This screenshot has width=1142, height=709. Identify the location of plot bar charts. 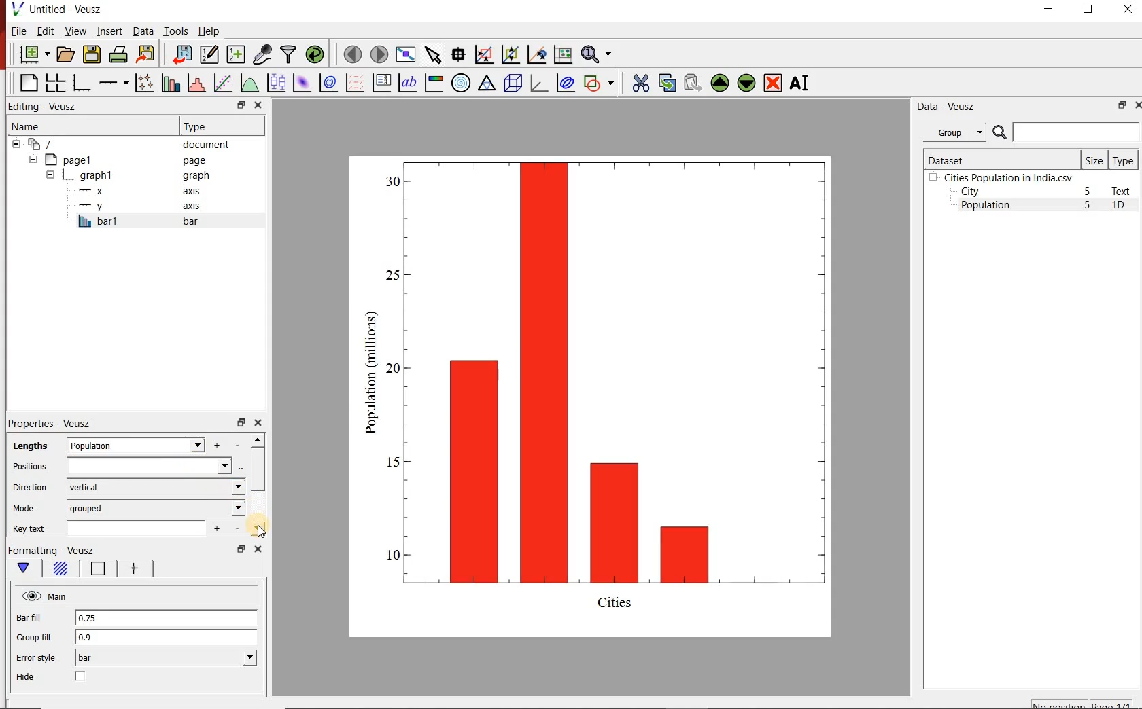
(169, 83).